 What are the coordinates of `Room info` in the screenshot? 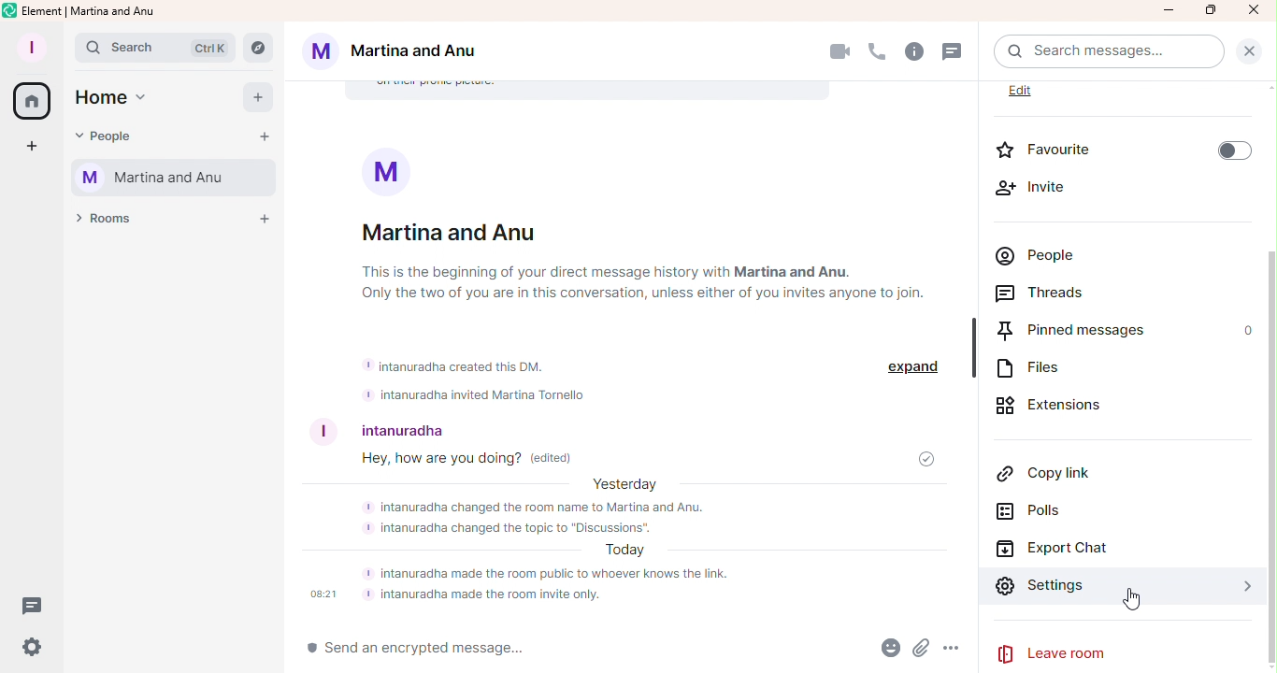 It's located at (917, 51).